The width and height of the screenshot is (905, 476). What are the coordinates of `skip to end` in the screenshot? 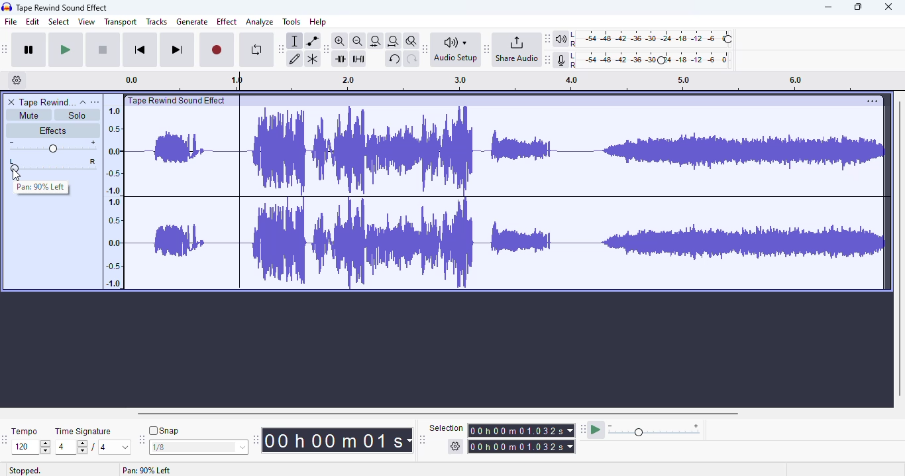 It's located at (176, 50).